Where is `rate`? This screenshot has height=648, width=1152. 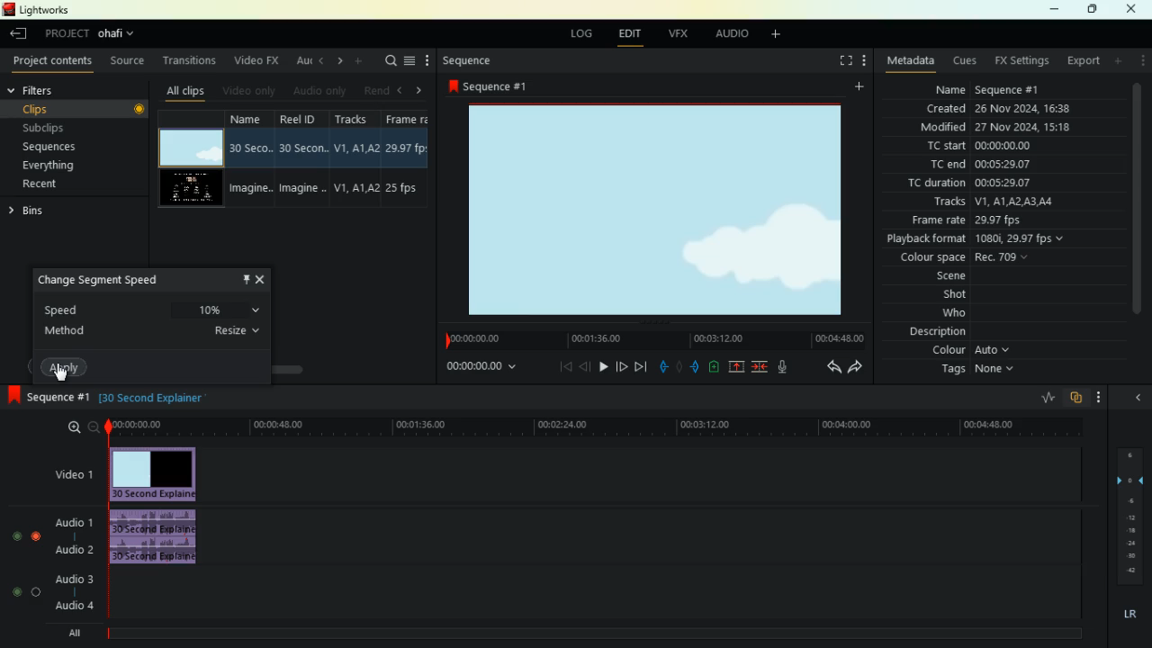
rate is located at coordinates (1041, 399).